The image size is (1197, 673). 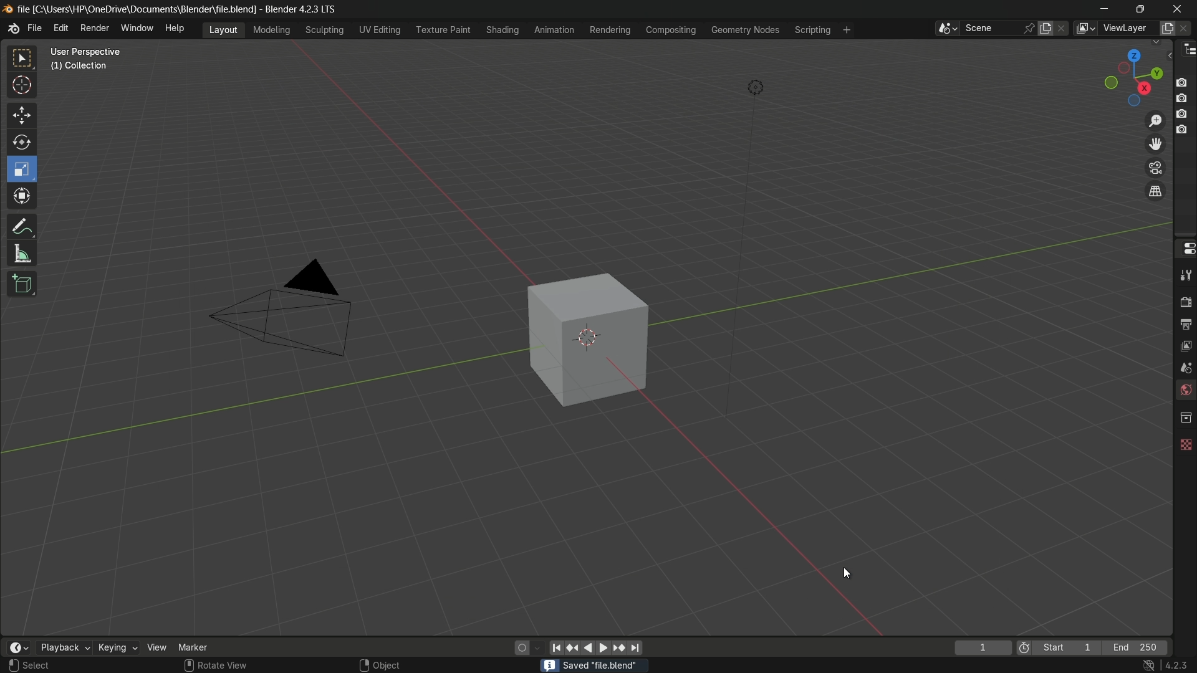 I want to click on current frame, so click(x=982, y=647).